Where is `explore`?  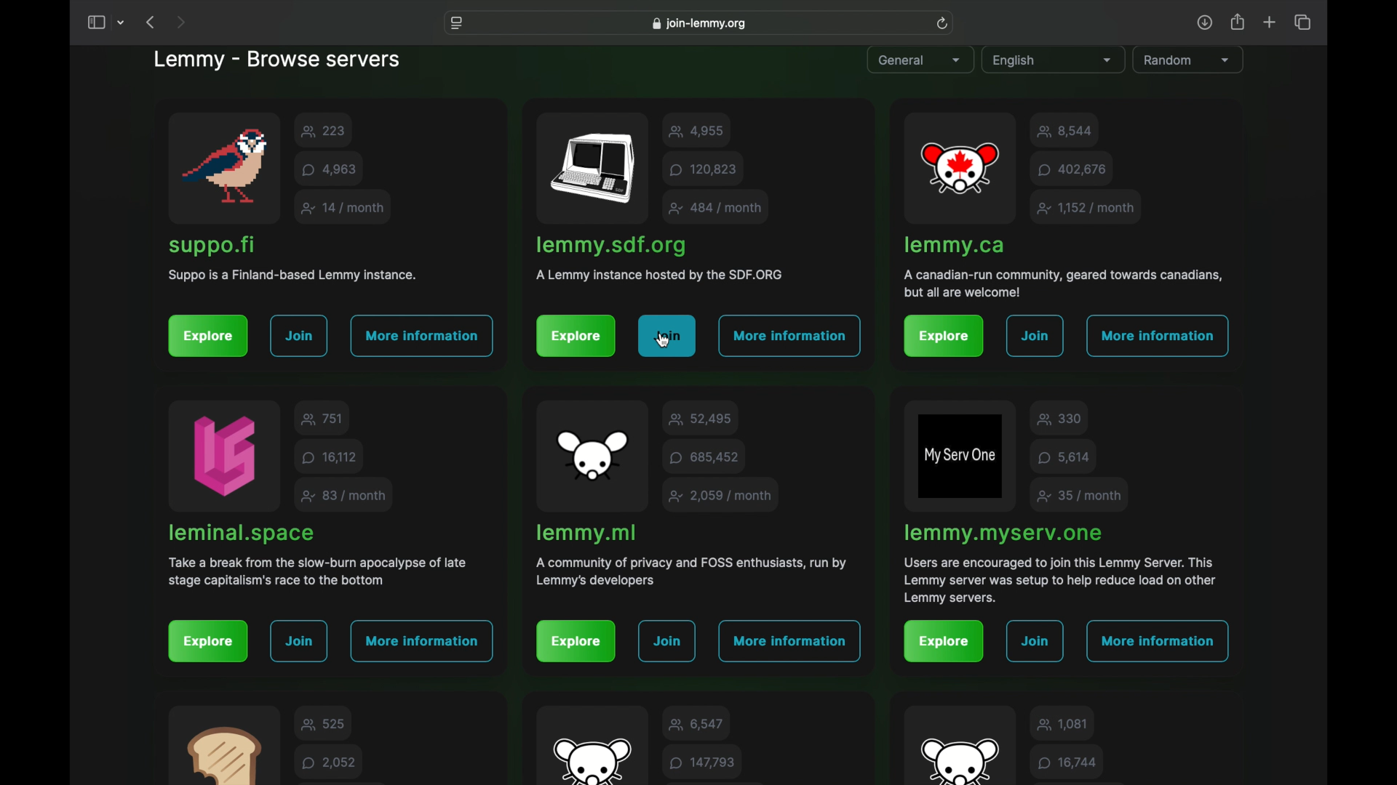
explore is located at coordinates (209, 337).